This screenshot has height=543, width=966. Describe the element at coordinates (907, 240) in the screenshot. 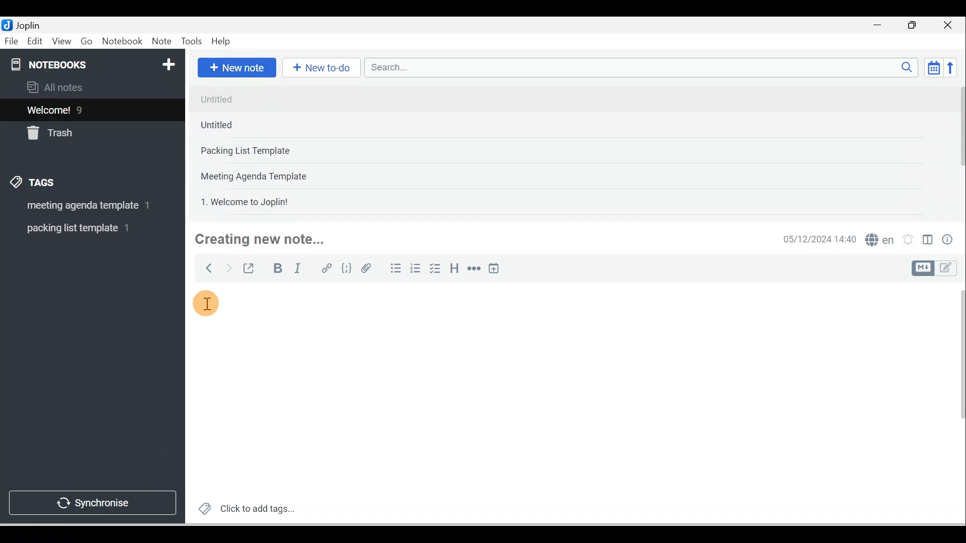

I see `Set alarm` at that location.